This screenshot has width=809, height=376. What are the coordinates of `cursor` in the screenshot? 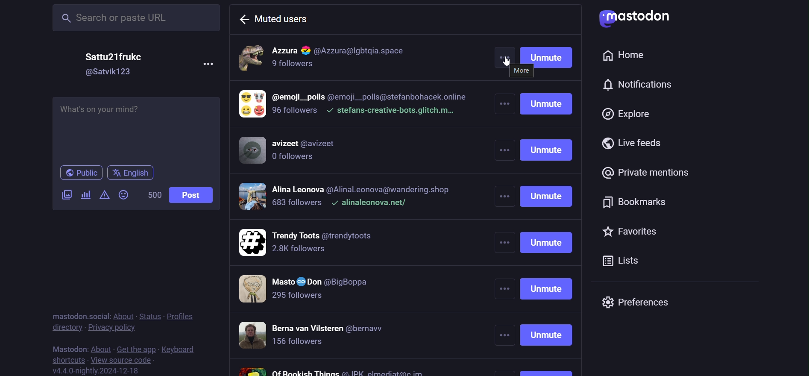 It's located at (504, 60).